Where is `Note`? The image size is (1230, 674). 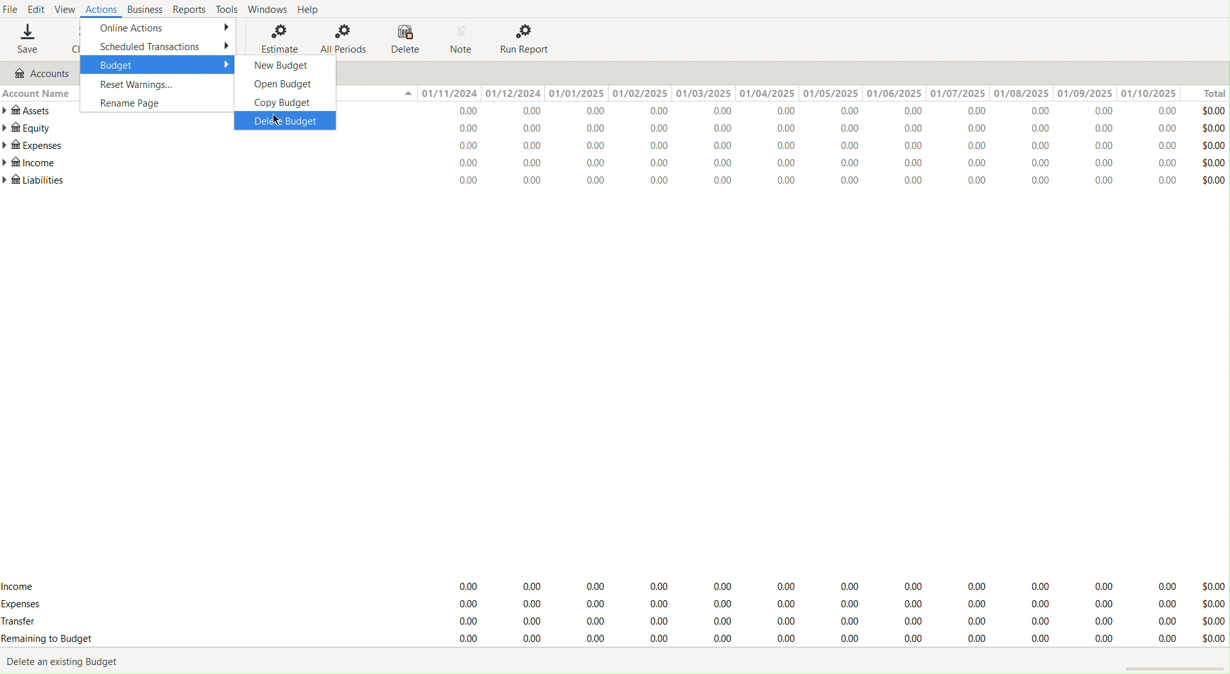 Note is located at coordinates (464, 39).